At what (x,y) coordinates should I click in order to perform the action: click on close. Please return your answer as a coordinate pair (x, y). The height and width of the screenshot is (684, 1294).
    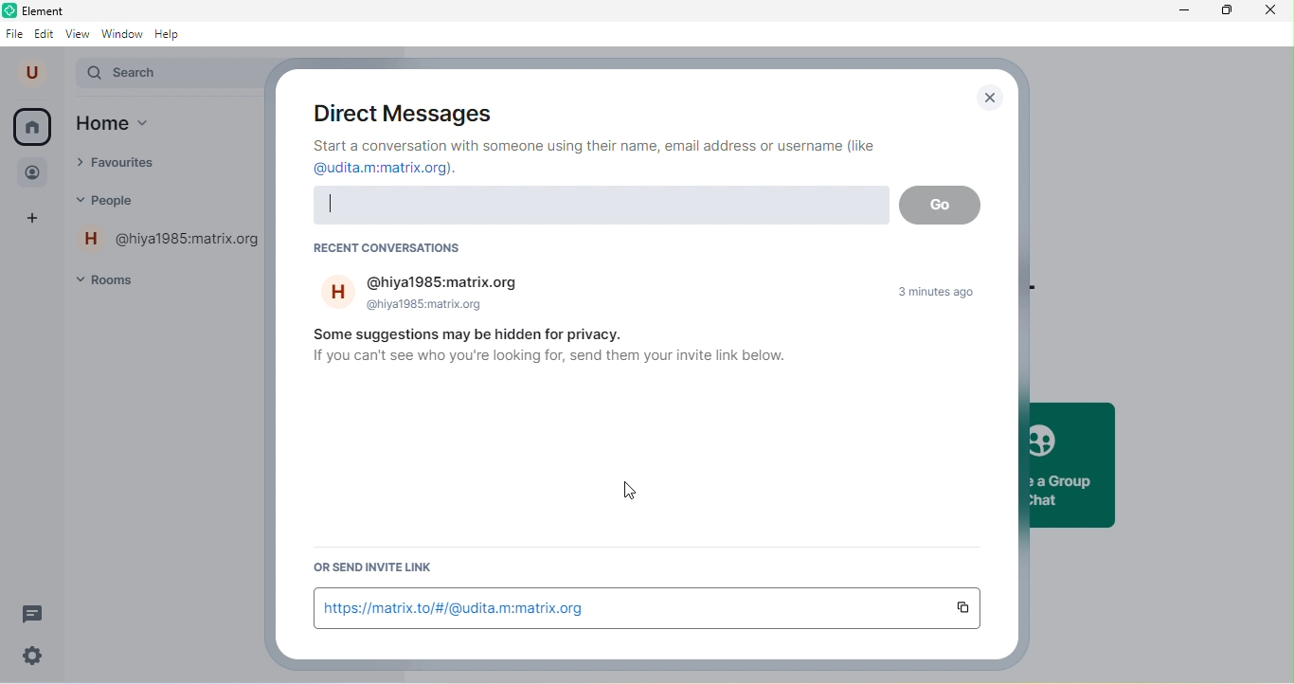
    Looking at the image, I should click on (1270, 12).